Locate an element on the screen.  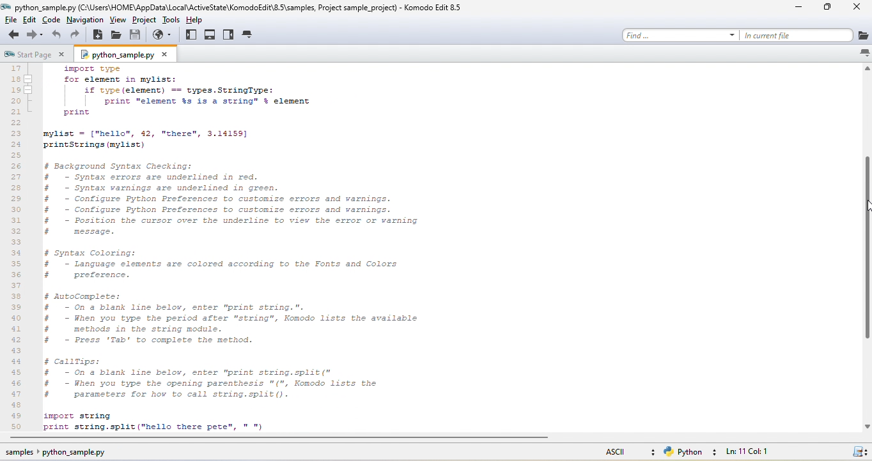
syntax checking is located at coordinates (859, 450).